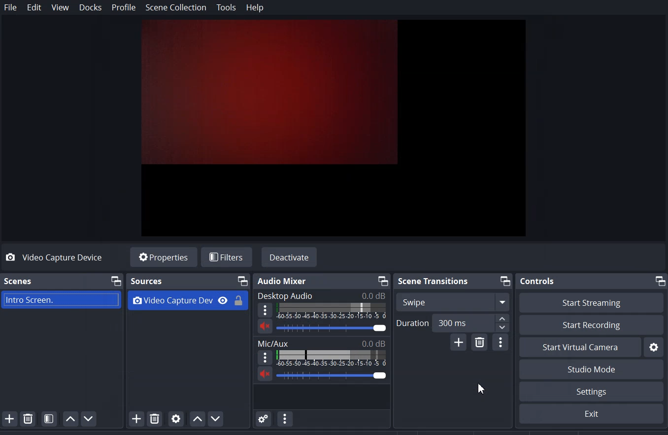  Describe the element at coordinates (591, 414) in the screenshot. I see `Settings` at that location.